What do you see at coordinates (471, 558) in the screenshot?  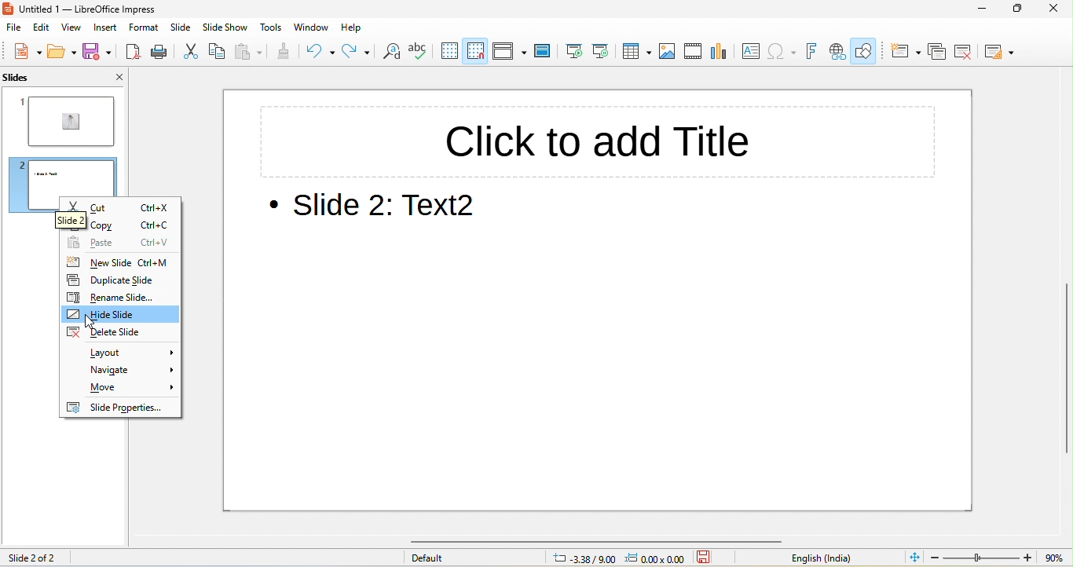 I see `default` at bounding box center [471, 558].